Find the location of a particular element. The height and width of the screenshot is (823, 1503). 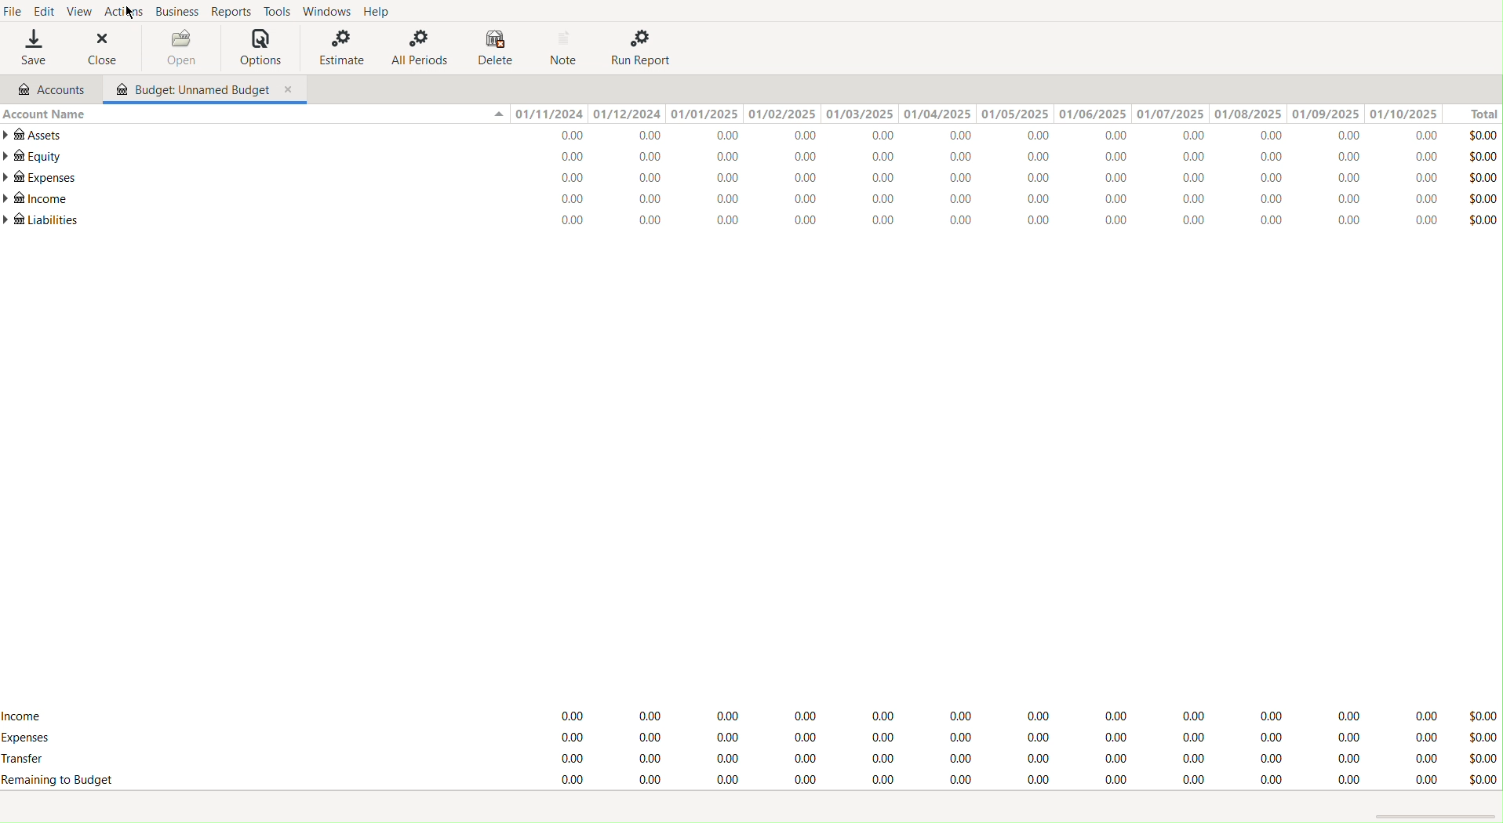

Expenses is located at coordinates (1002, 738).